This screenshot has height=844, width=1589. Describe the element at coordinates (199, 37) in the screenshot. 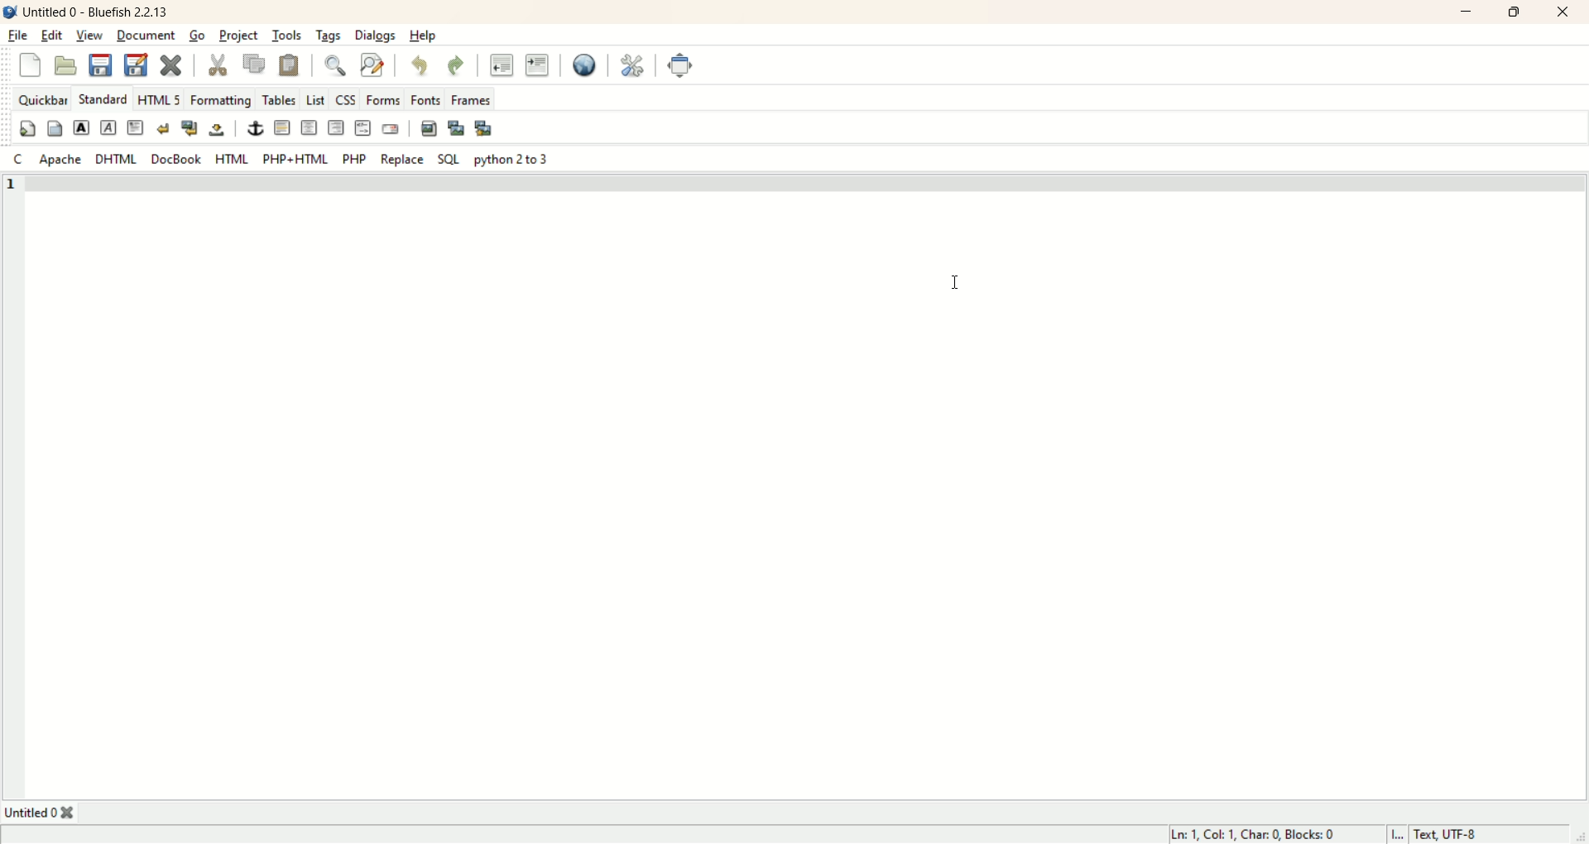

I see `go` at that location.